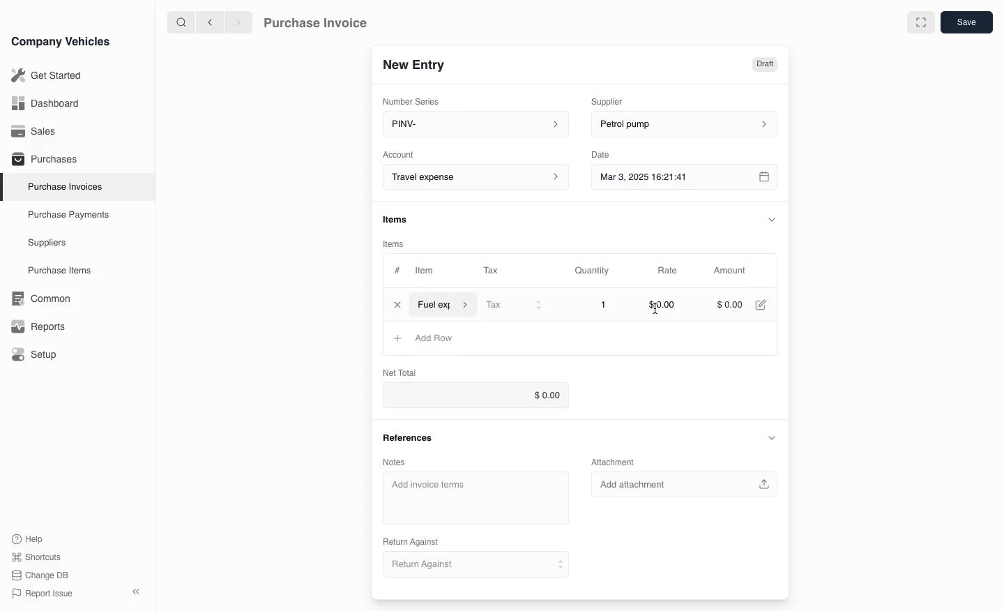  I want to click on Common, so click(38, 299).